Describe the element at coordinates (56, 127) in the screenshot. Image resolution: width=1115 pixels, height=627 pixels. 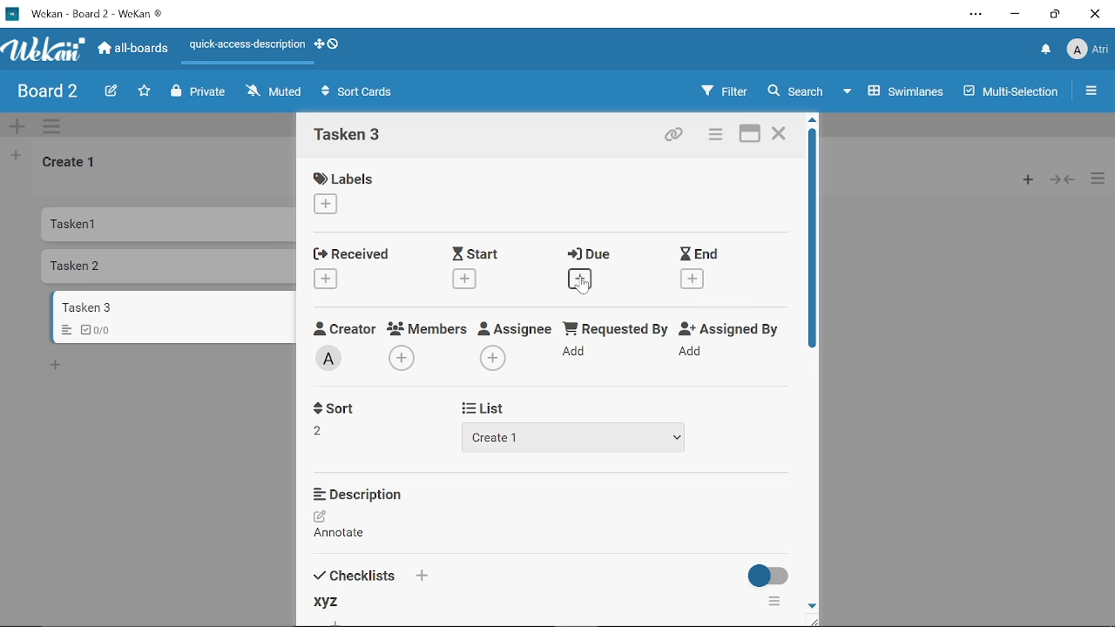
I see `Swimlane actions` at that location.